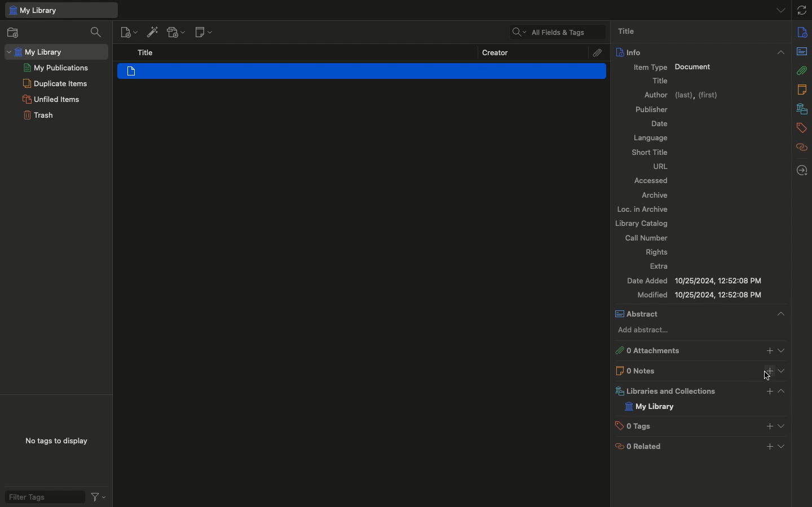 This screenshot has height=507, width=812. What do you see at coordinates (783, 371) in the screenshot?
I see `Show` at bounding box center [783, 371].